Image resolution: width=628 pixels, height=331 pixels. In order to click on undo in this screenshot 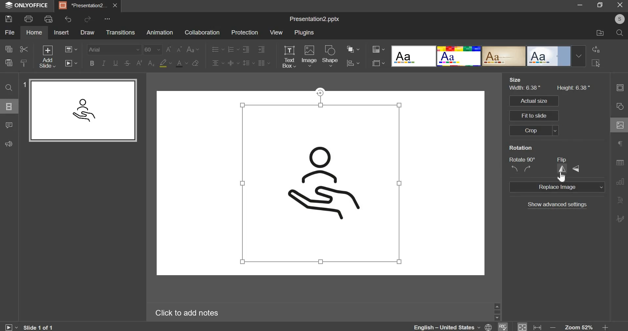, I will do `click(68, 19)`.